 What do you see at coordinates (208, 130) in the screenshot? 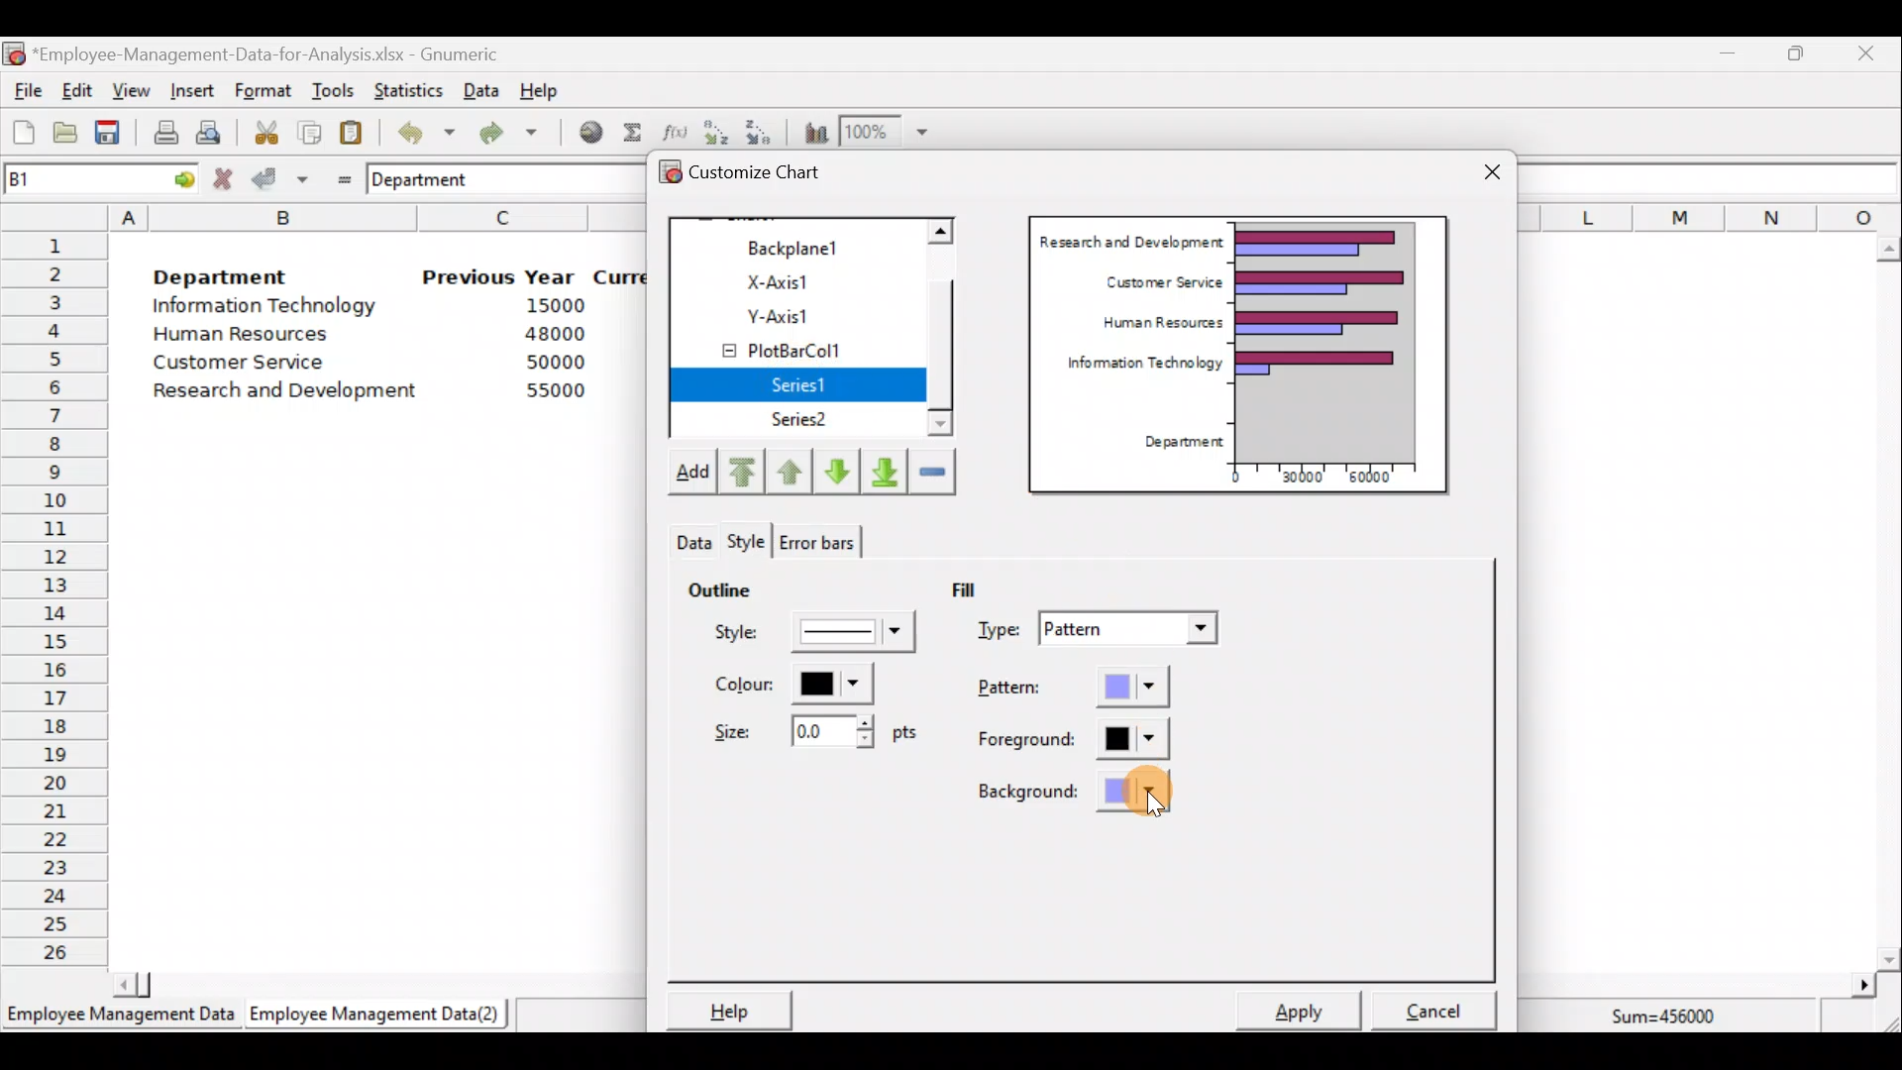
I see `Print preview` at bounding box center [208, 130].